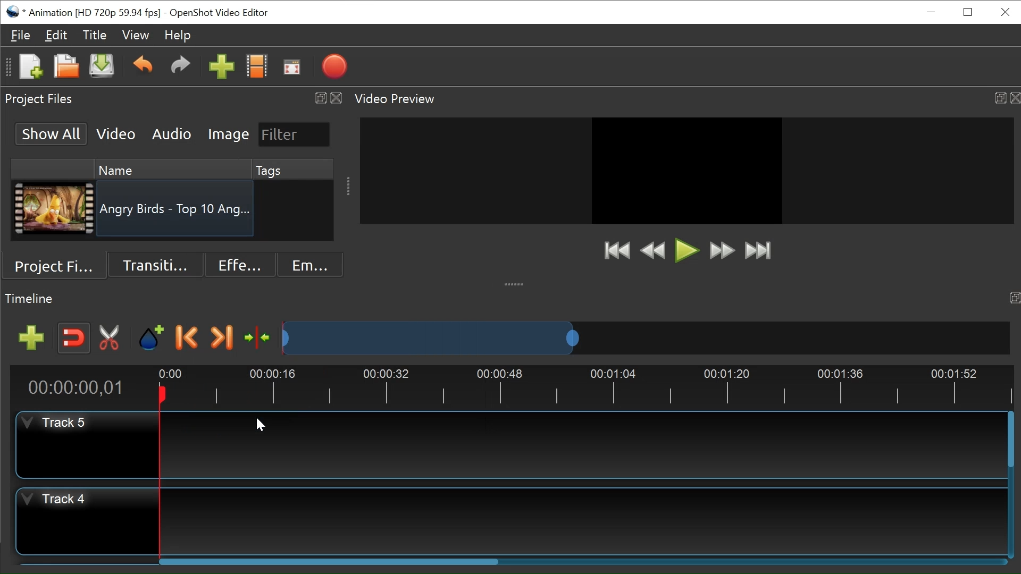  I want to click on Jump to End, so click(758, 251).